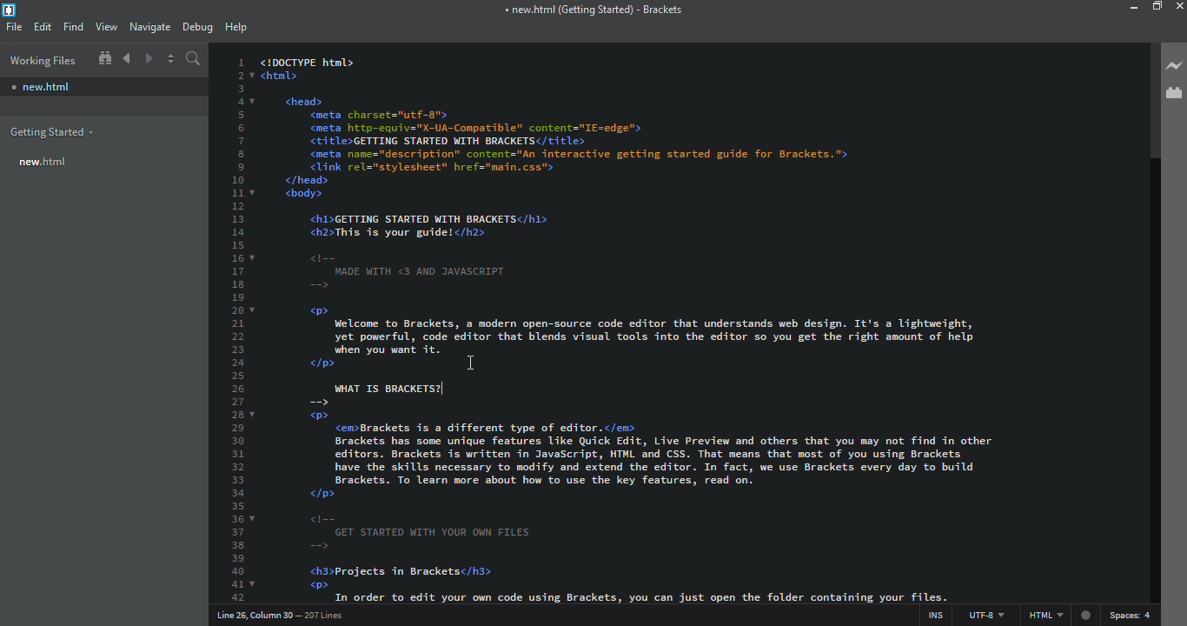 The height and width of the screenshot is (626, 1187). Describe the element at coordinates (54, 130) in the screenshot. I see `getting started` at that location.